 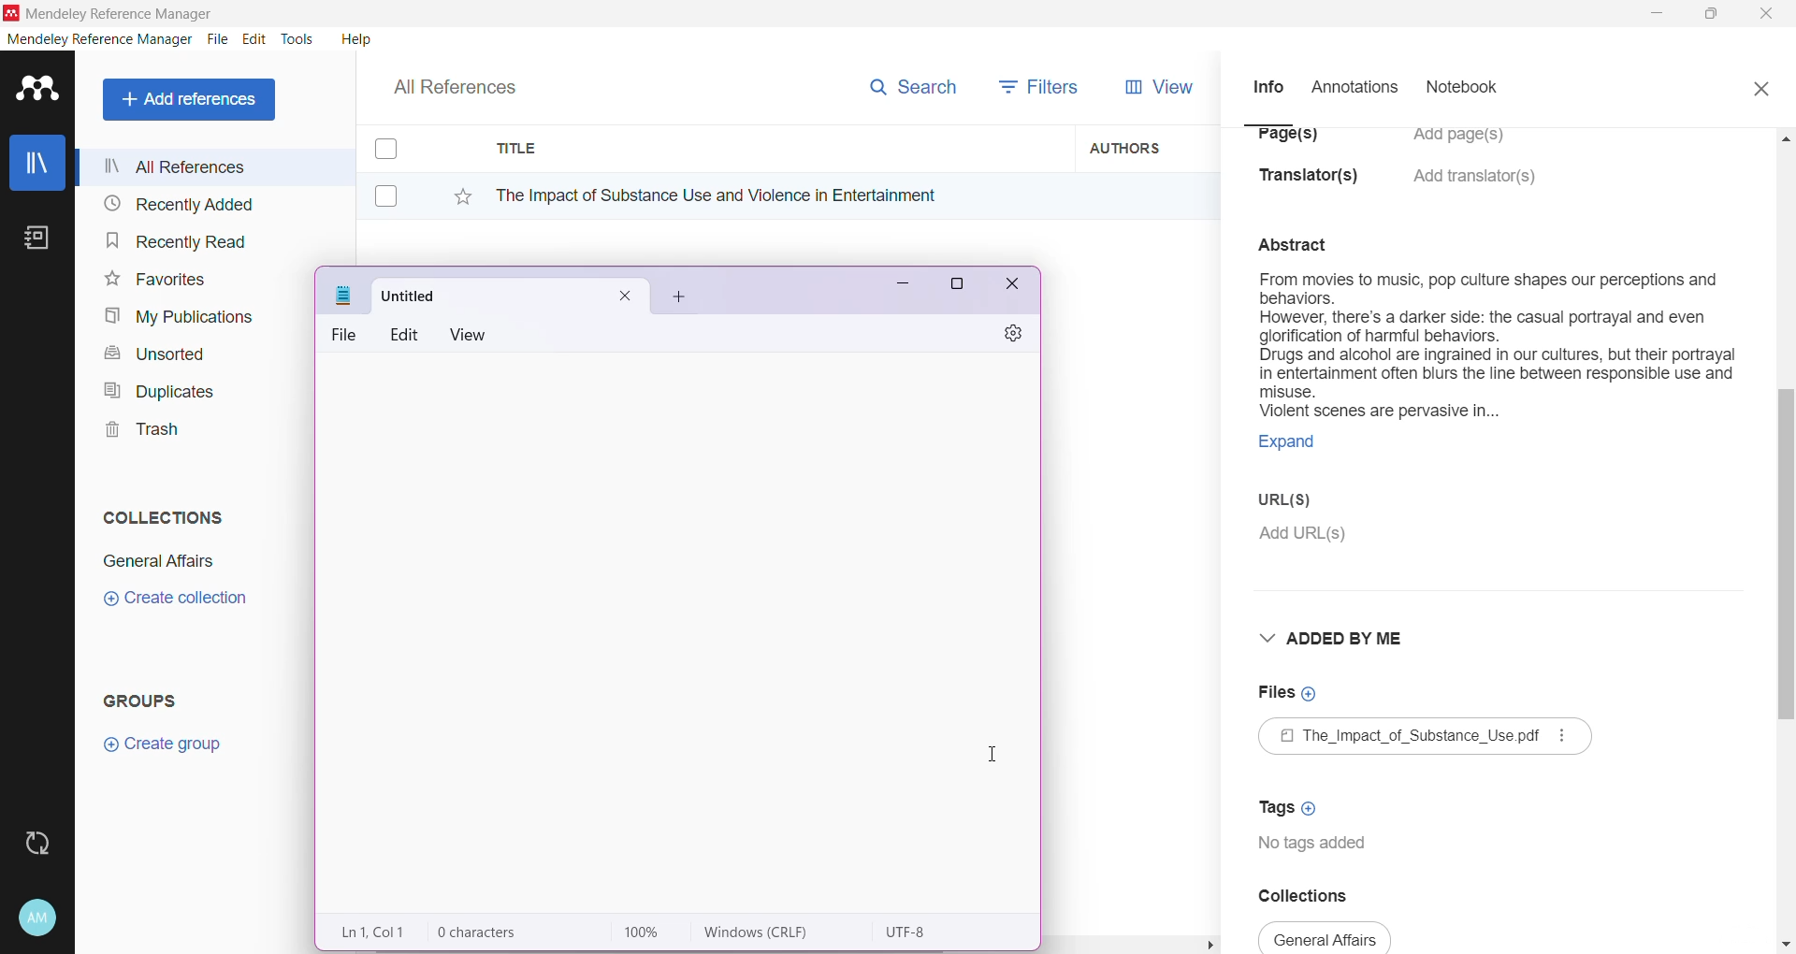 What do you see at coordinates (1496, 371) in the screenshot?
I see `Document summary selected to be copied` at bounding box center [1496, 371].